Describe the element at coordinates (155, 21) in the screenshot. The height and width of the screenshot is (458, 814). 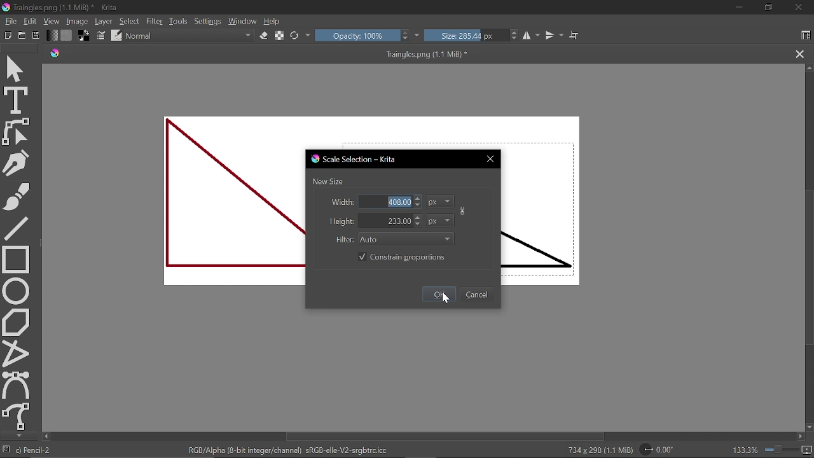
I see `Filter` at that location.